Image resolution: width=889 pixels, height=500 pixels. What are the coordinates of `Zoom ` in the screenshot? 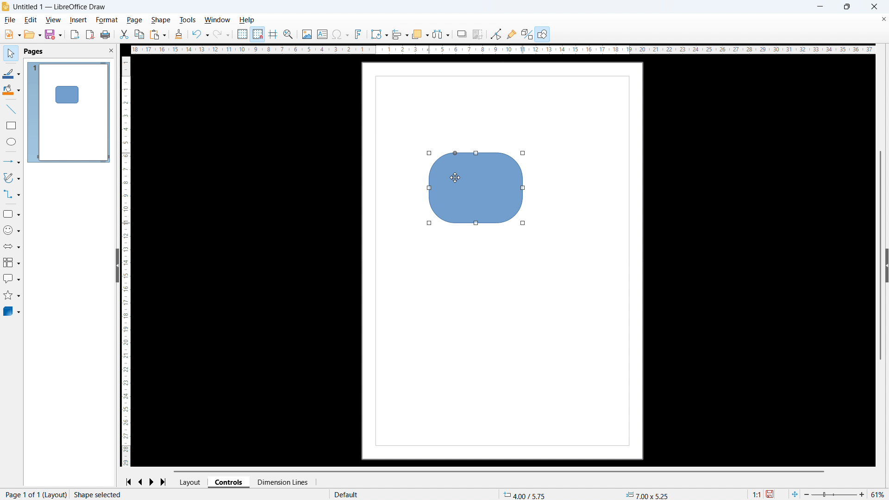 It's located at (289, 34).